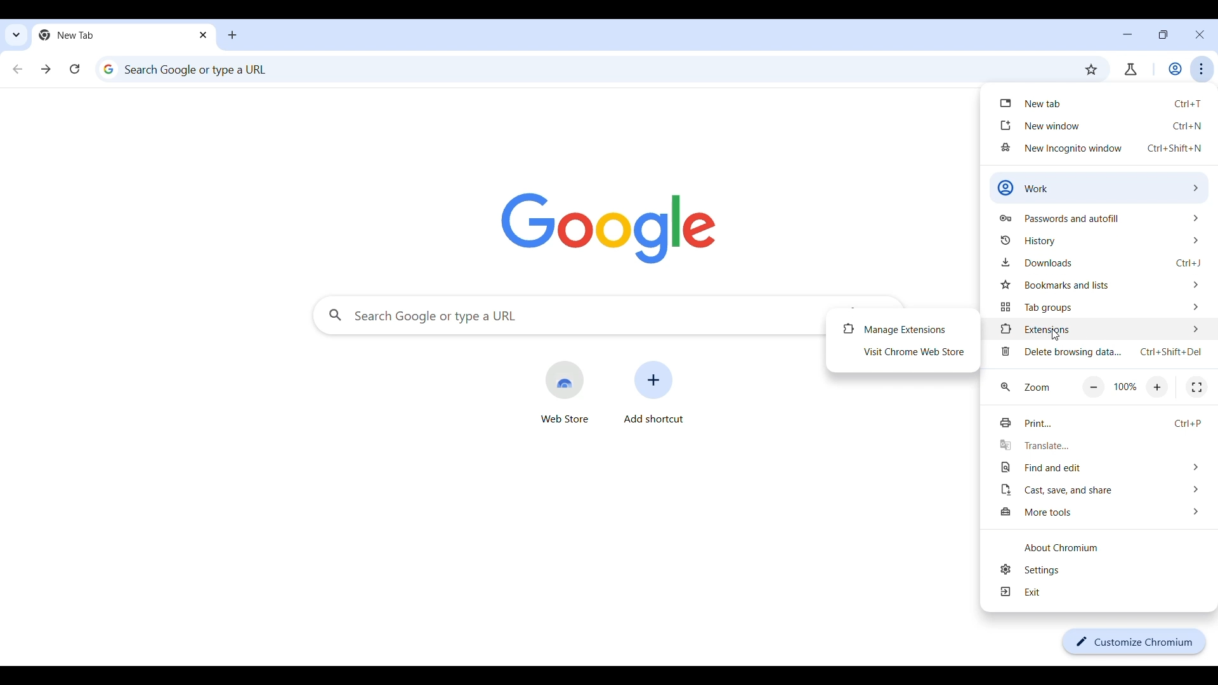 The width and height of the screenshot is (1218, 685). What do you see at coordinates (1101, 329) in the screenshot?
I see `Extension options` at bounding box center [1101, 329].